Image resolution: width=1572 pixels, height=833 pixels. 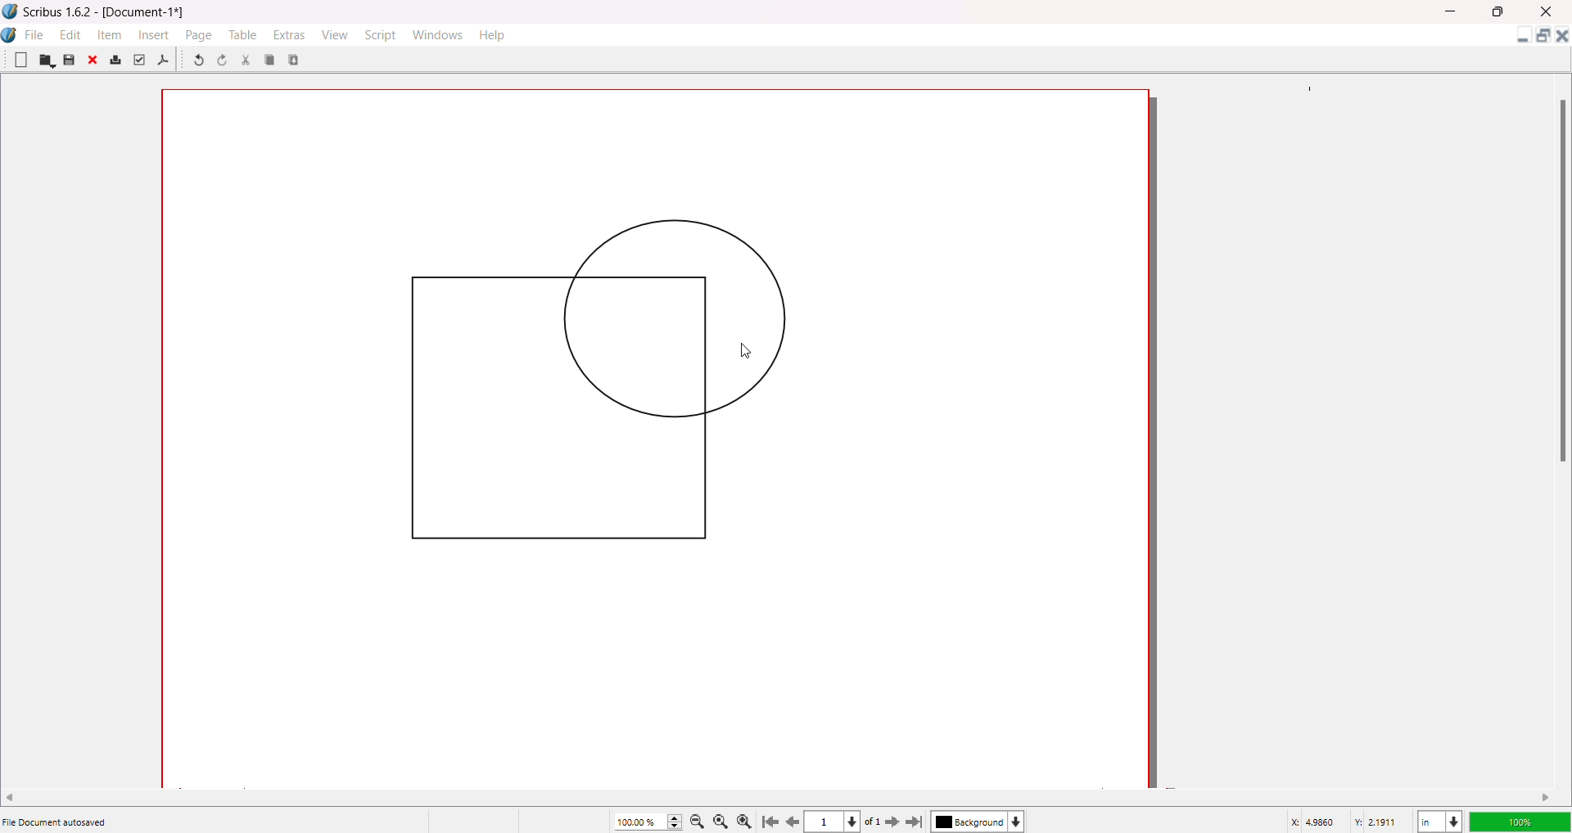 What do you see at coordinates (296, 59) in the screenshot?
I see `Paste` at bounding box center [296, 59].